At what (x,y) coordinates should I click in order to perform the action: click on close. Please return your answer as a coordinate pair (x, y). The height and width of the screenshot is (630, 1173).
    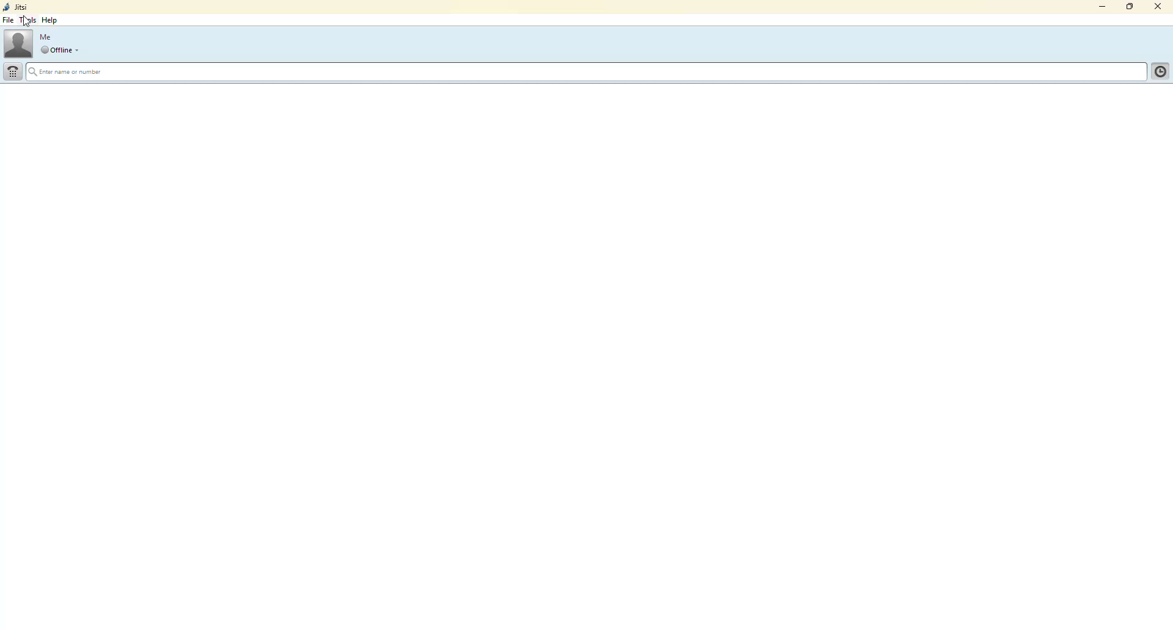
    Looking at the image, I should click on (1160, 6).